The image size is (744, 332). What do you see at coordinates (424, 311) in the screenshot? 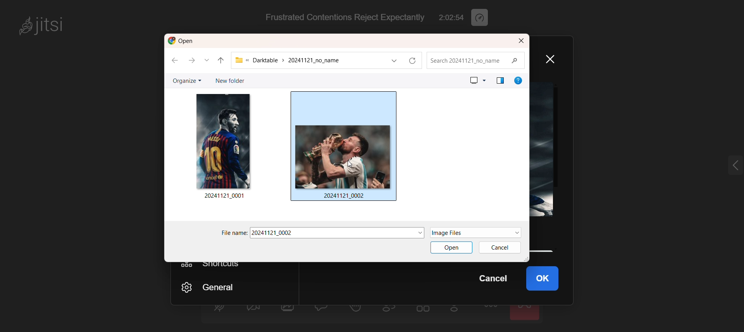
I see `toggle view` at bounding box center [424, 311].